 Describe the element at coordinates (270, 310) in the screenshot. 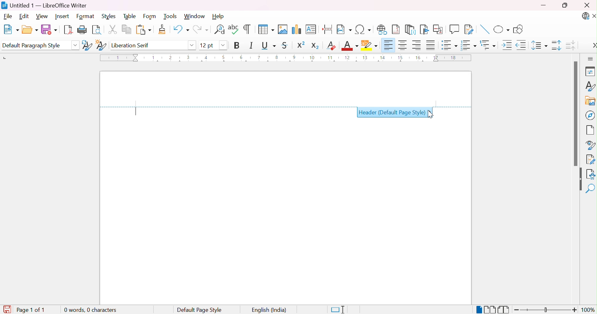

I see `English (India)` at that location.